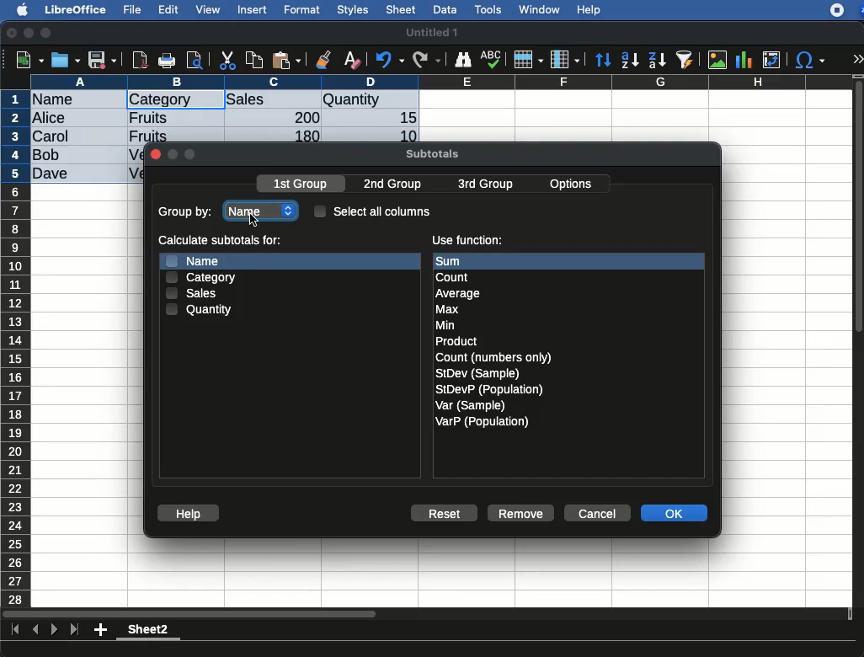 The width and height of the screenshot is (864, 657). What do you see at coordinates (537, 9) in the screenshot?
I see `window` at bounding box center [537, 9].